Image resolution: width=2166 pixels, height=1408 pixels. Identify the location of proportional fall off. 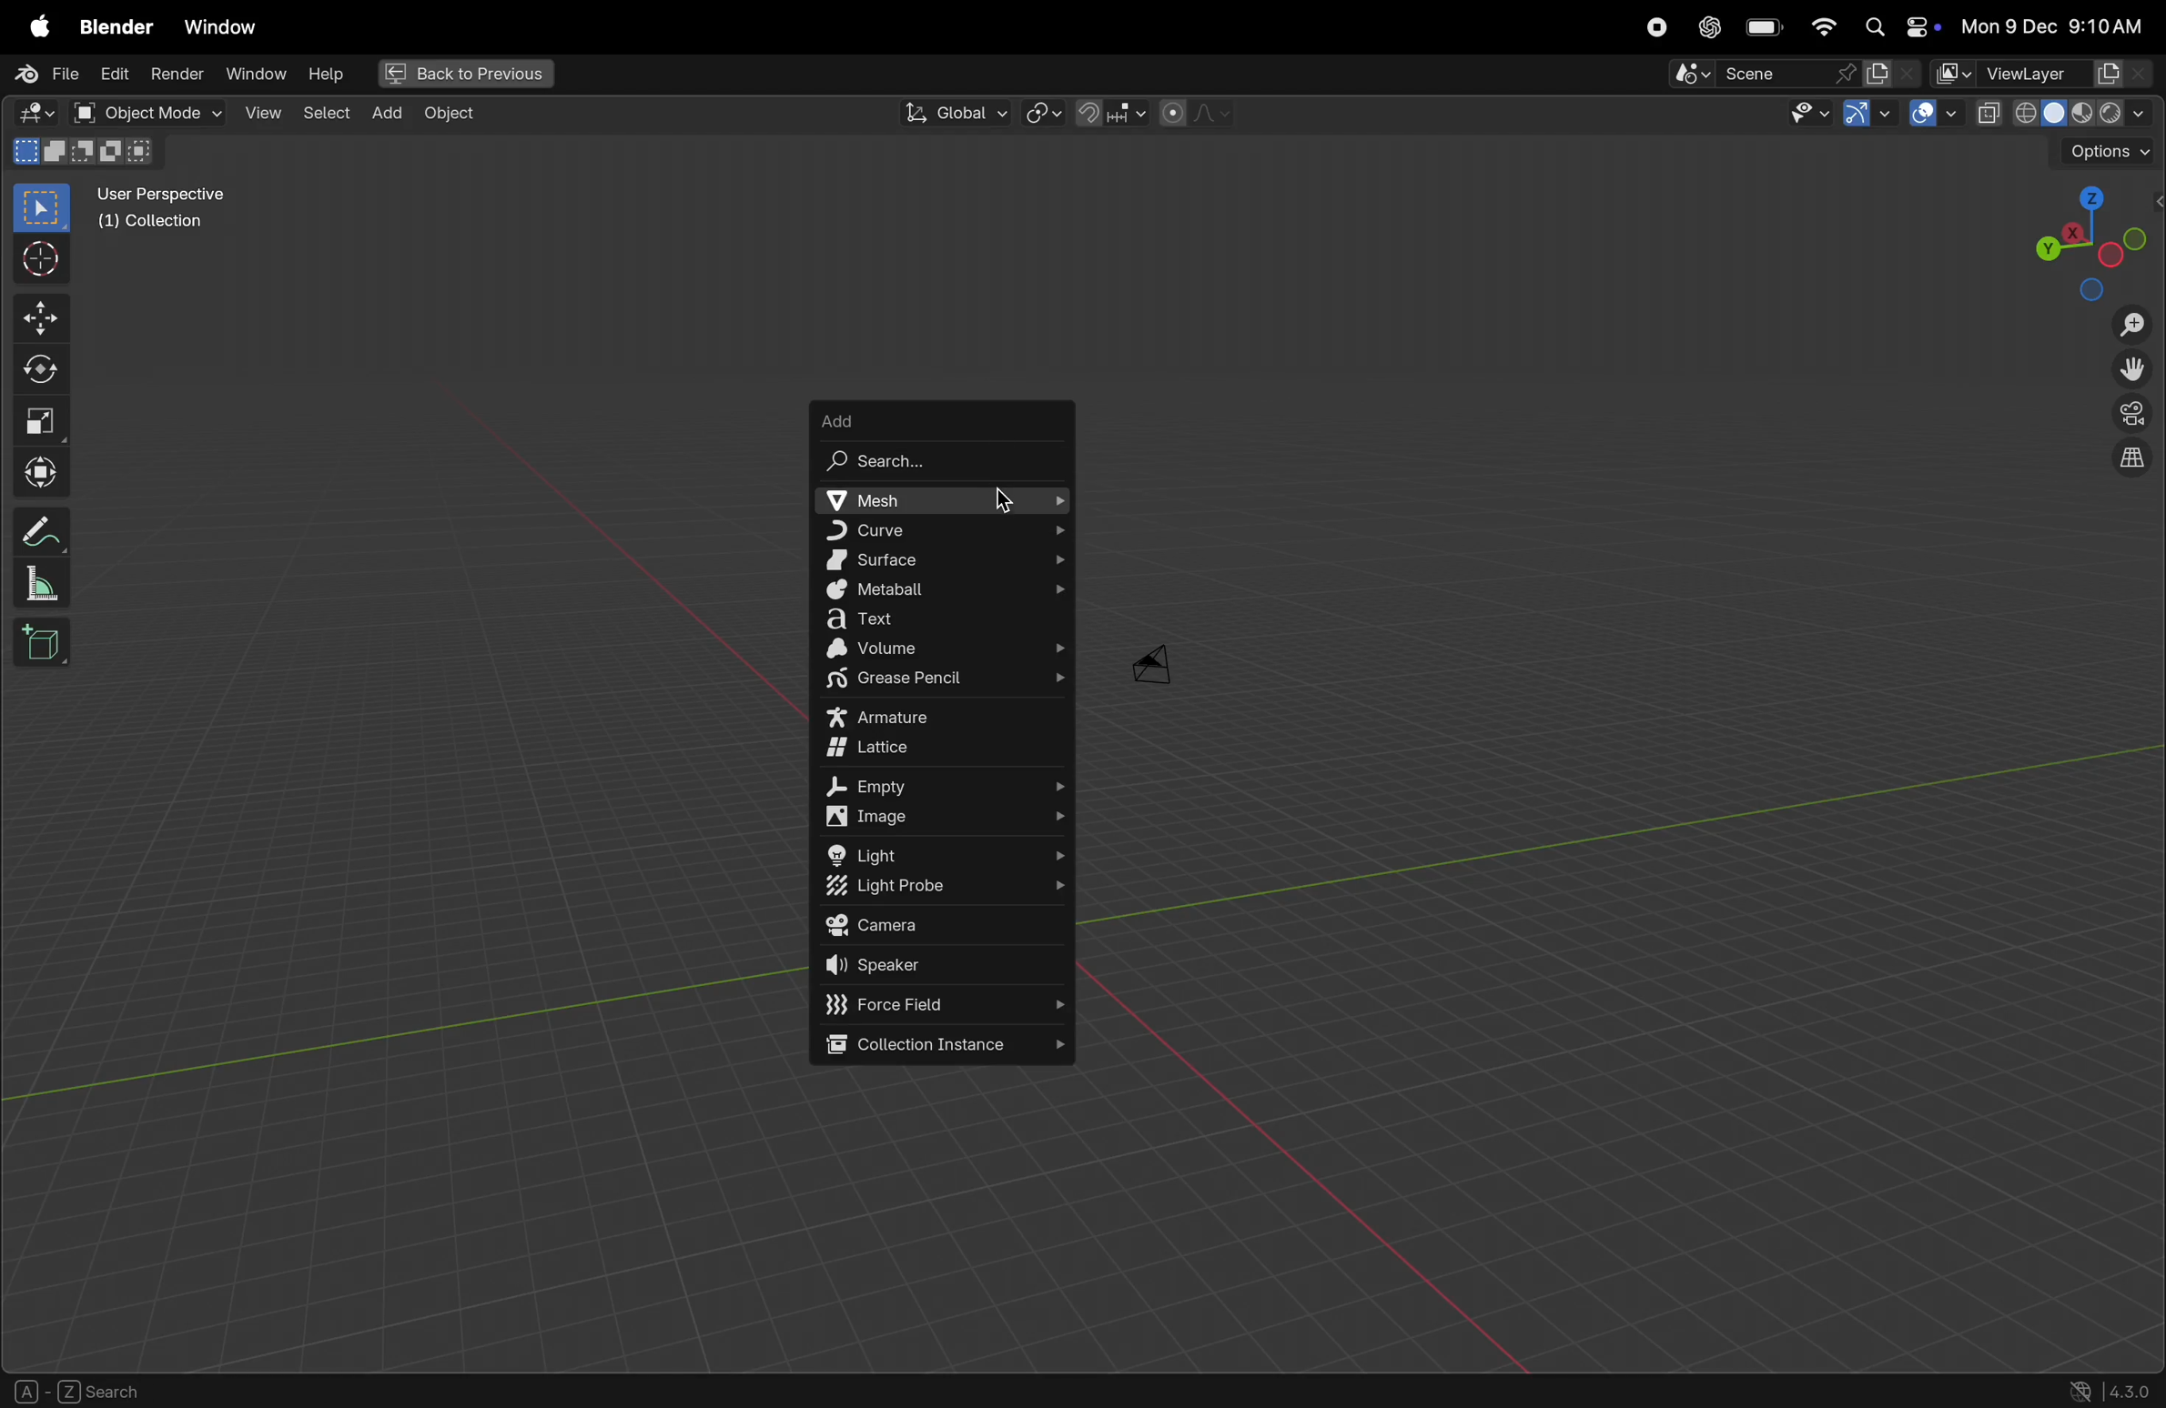
(1193, 113).